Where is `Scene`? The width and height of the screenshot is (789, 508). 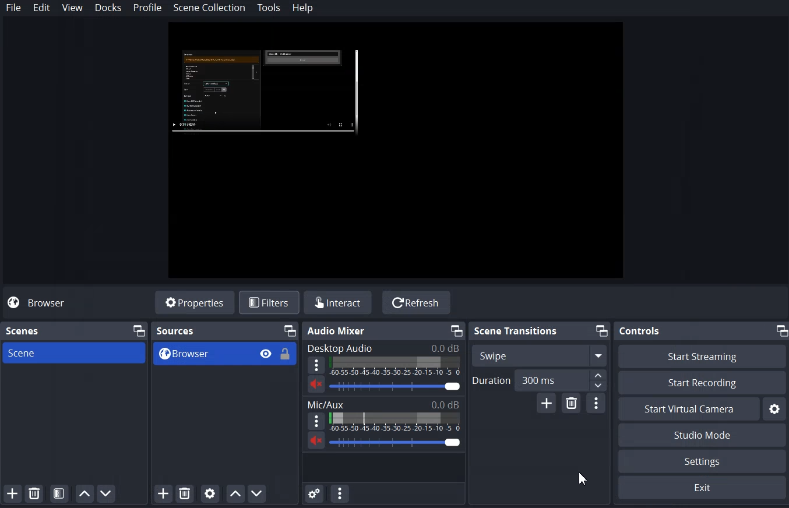 Scene is located at coordinates (73, 352).